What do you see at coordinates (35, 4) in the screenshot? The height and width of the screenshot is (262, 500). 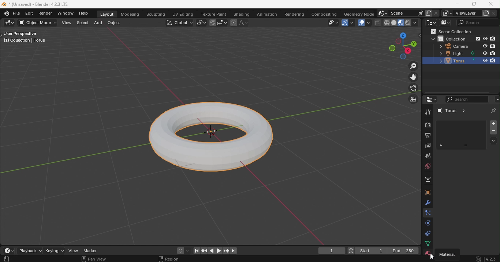 I see `*(Unsaved) - Blender 4.2.3 LTS` at bounding box center [35, 4].